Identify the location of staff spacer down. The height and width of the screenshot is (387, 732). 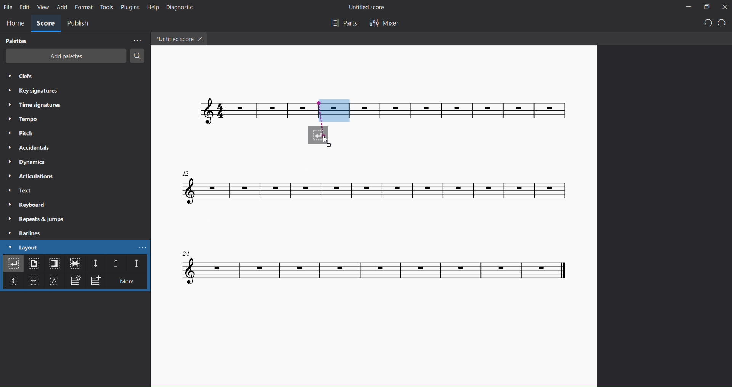
(95, 264).